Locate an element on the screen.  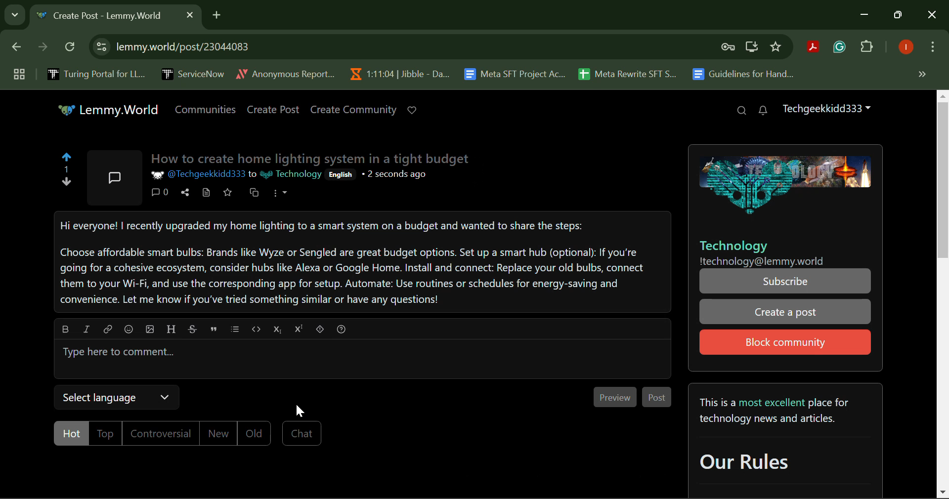
Jibble is located at coordinates (397, 72).